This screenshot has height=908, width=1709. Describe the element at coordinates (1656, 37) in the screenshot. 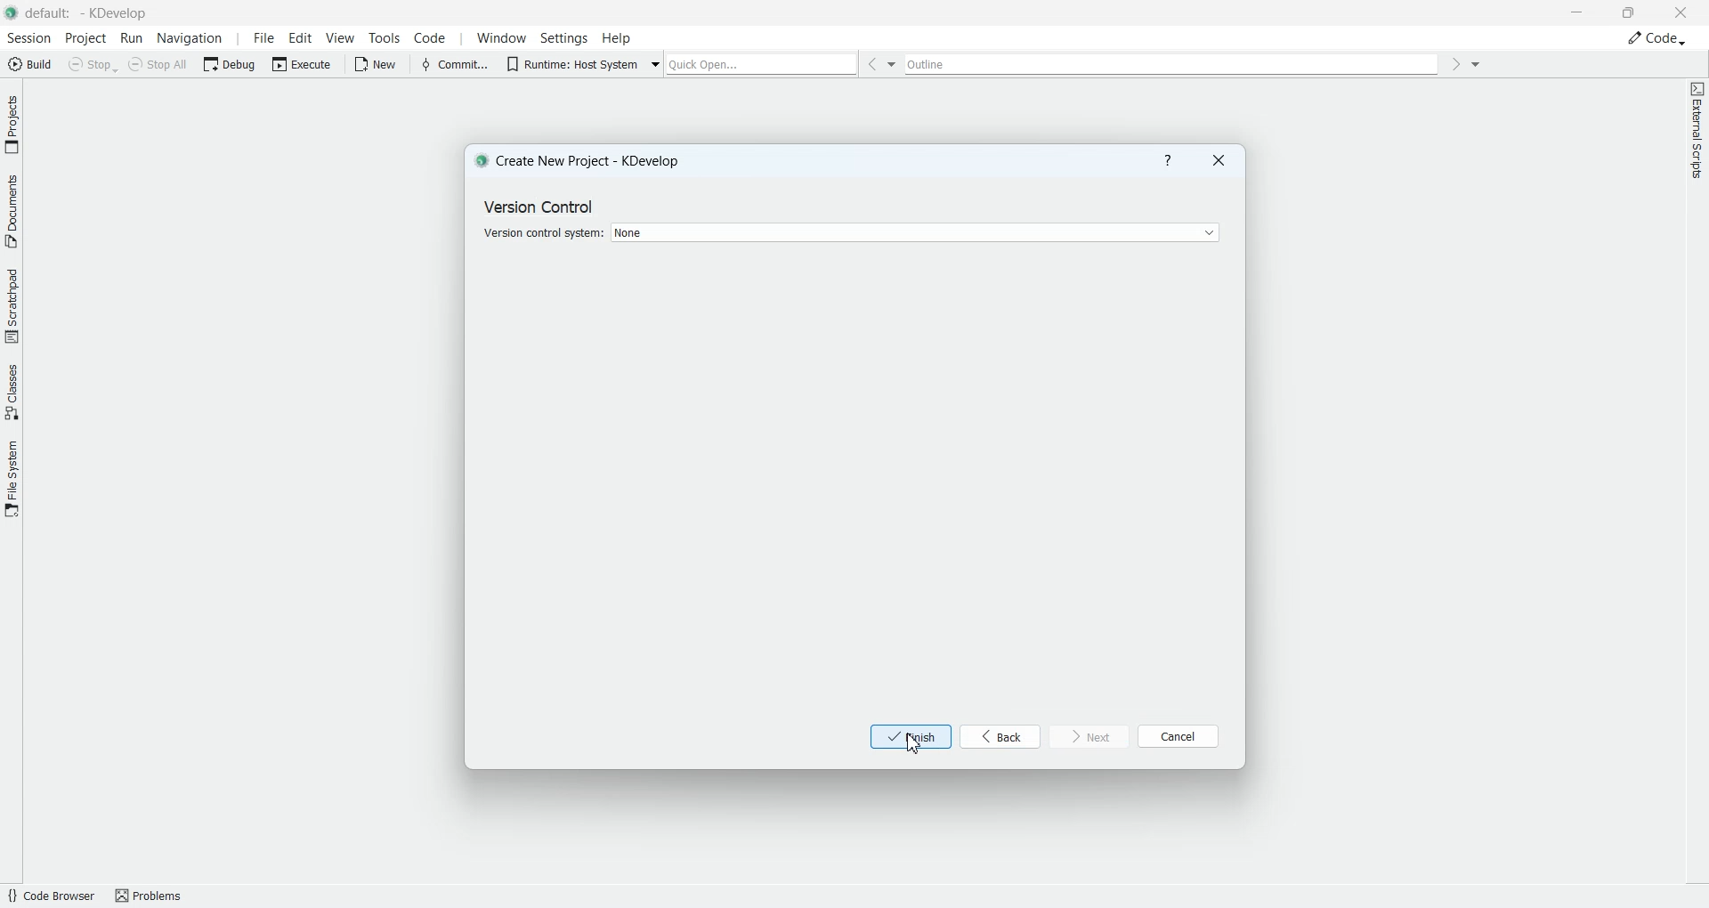

I see `Code` at that location.